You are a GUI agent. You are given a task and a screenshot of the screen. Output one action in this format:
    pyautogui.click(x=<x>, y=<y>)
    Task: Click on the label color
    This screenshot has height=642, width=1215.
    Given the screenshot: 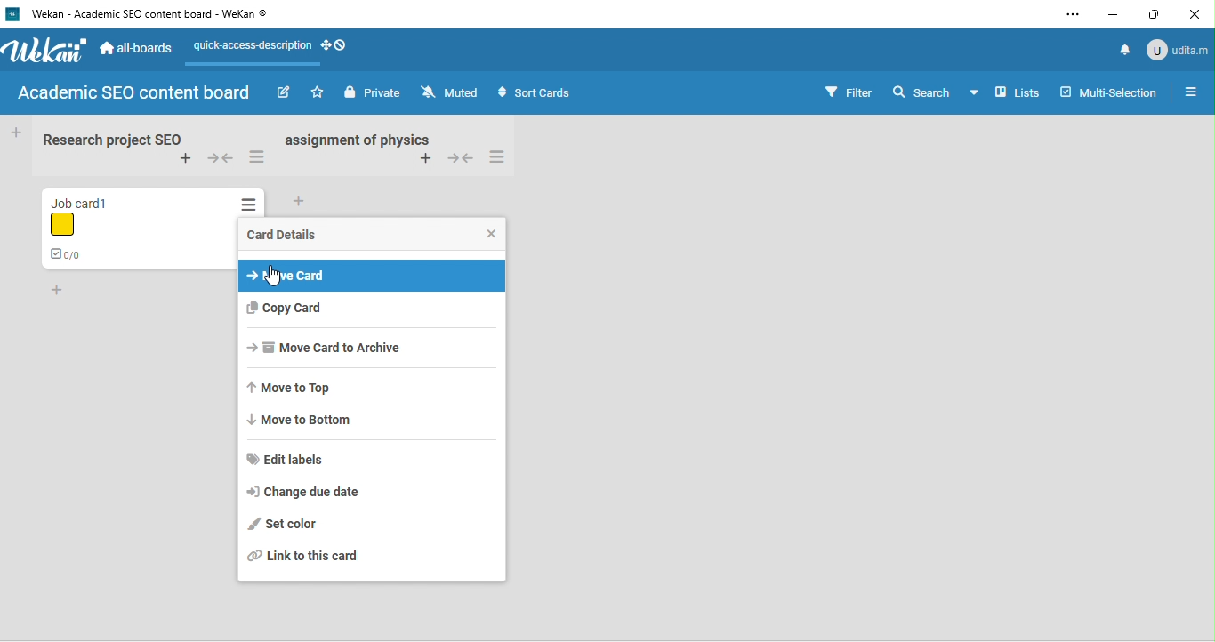 What is the action you would take?
    pyautogui.click(x=68, y=224)
    